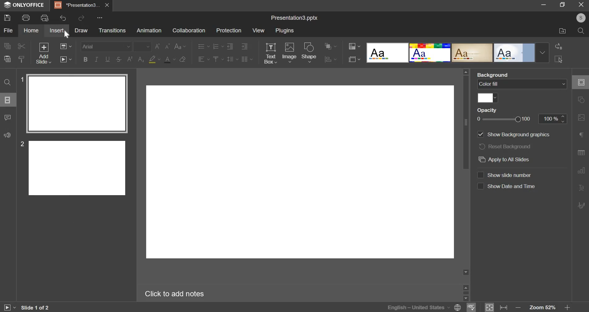 The height and width of the screenshot is (312, 589). I want to click on background, so click(493, 74).